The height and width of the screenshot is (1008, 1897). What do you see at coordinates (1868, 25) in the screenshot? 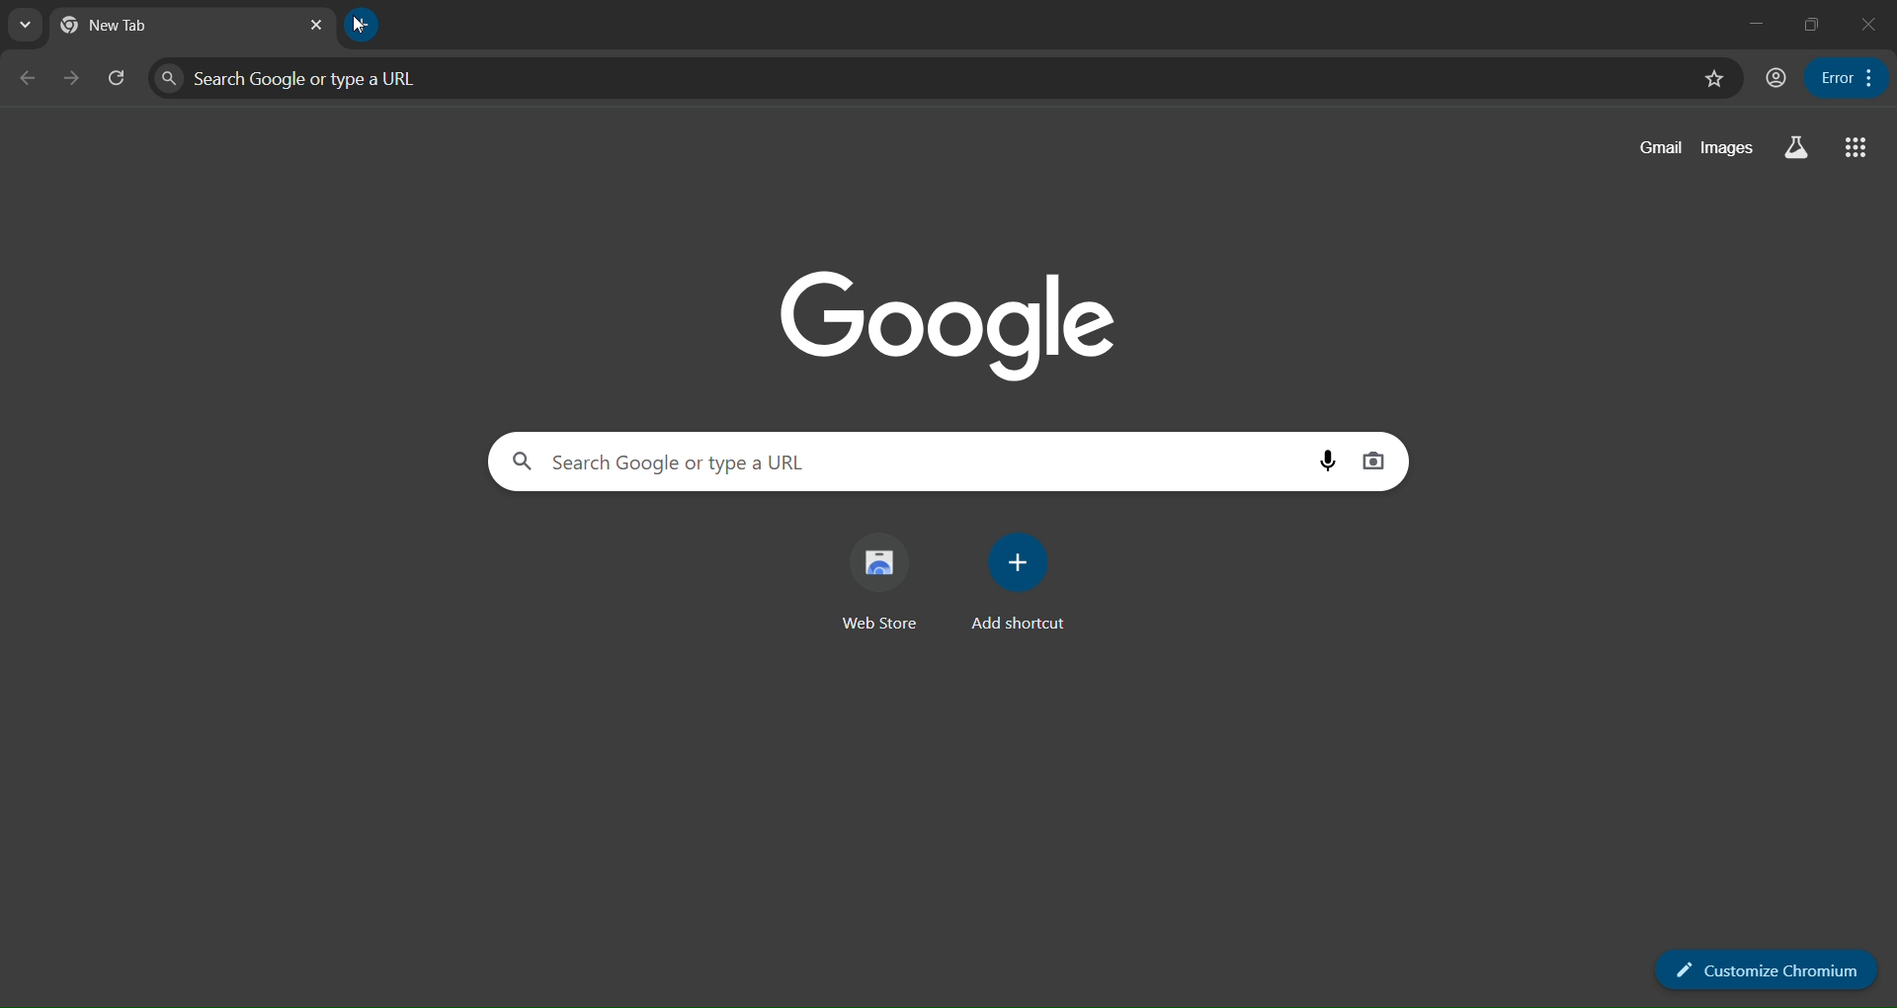
I see `close` at bounding box center [1868, 25].